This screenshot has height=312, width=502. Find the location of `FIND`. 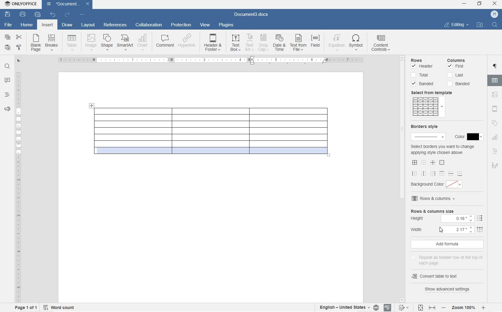

FIND is located at coordinates (7, 67).